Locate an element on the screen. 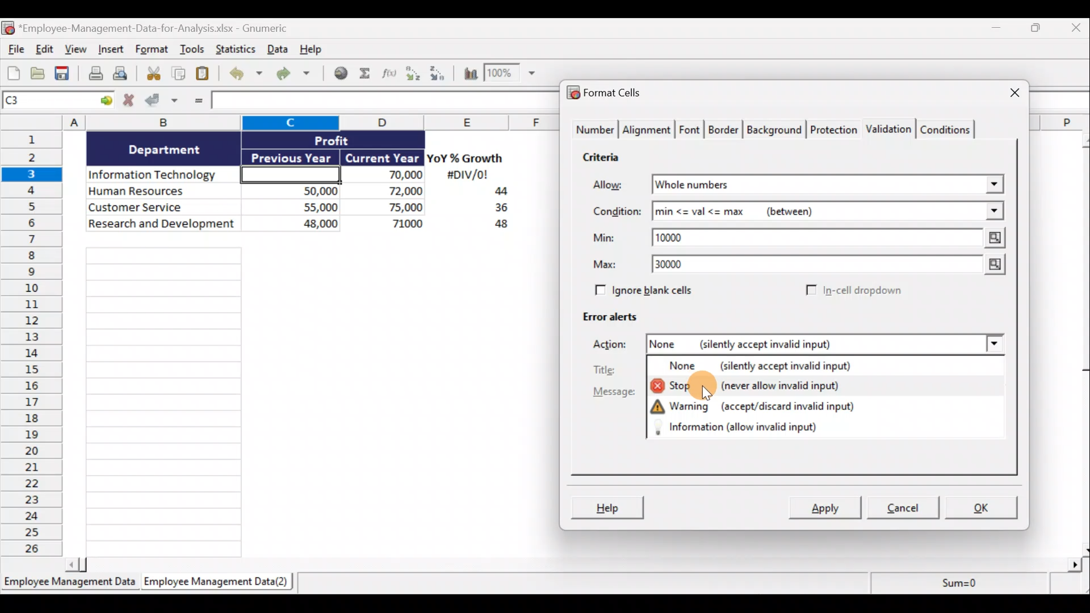  Edit a function in the current cell is located at coordinates (390, 73).